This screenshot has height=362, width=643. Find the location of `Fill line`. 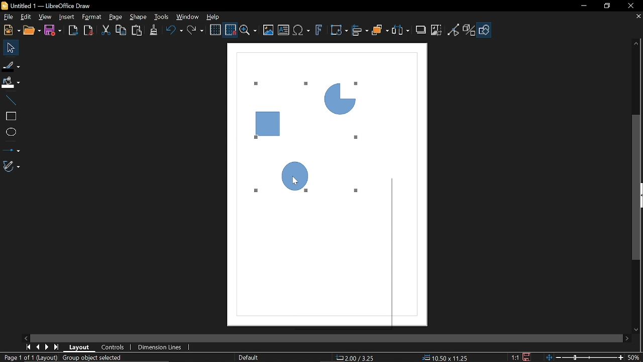

Fill line is located at coordinates (11, 64).